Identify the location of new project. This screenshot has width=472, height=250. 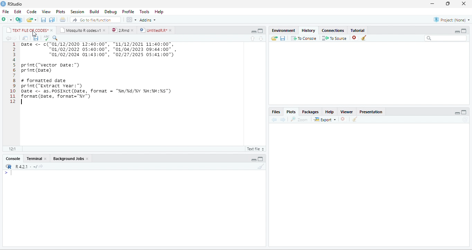
(19, 20).